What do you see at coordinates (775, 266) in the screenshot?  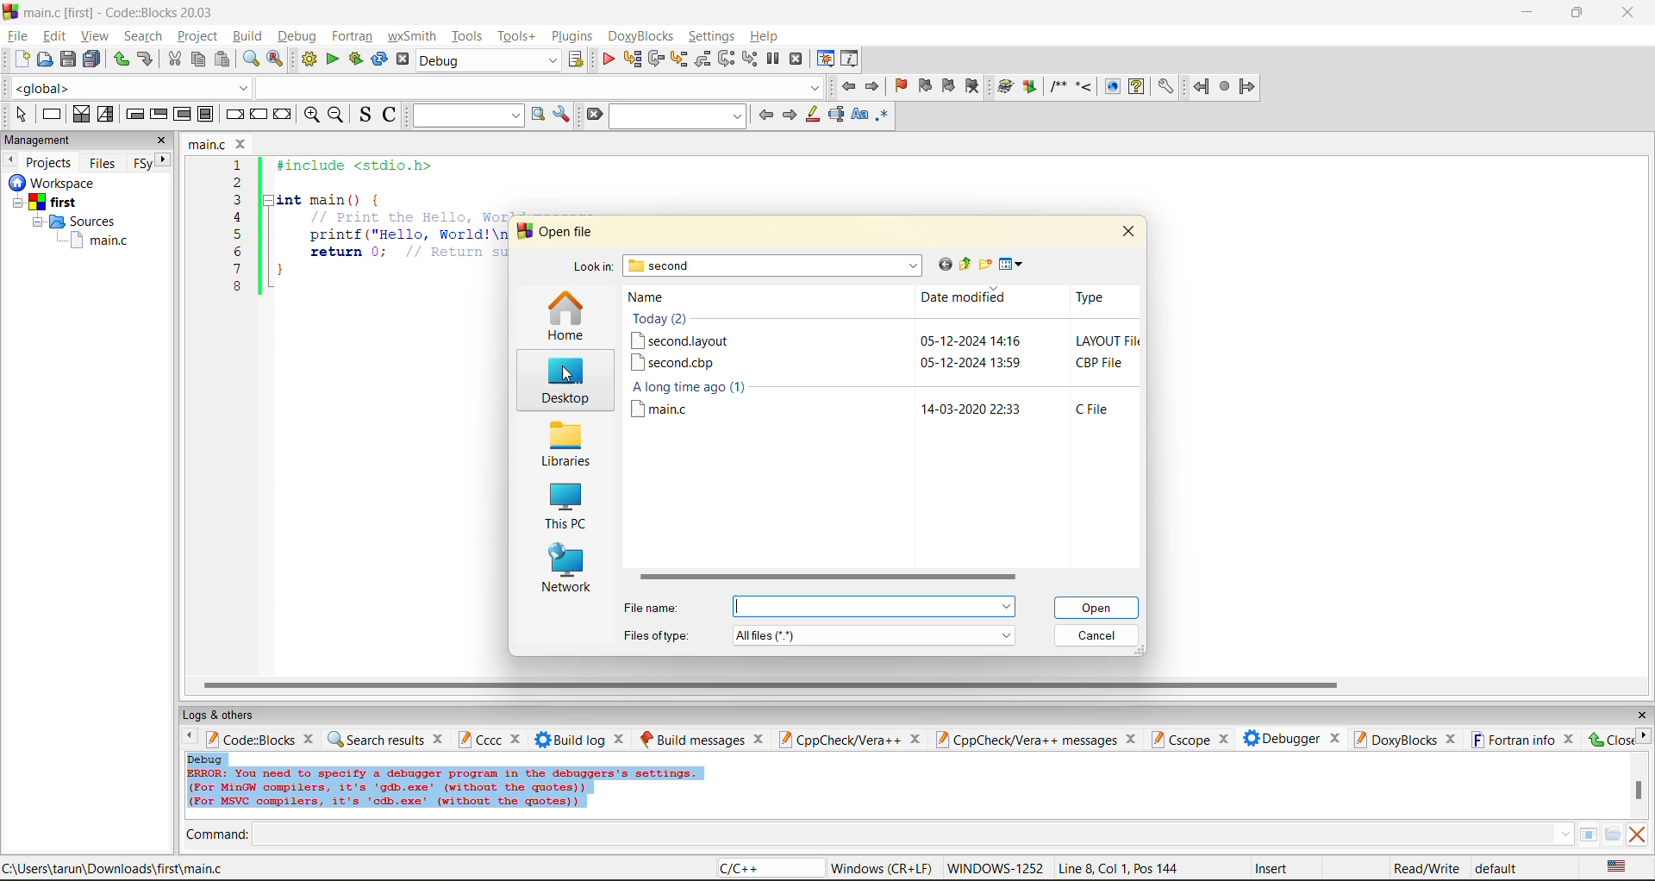 I see `folder name` at bounding box center [775, 266].